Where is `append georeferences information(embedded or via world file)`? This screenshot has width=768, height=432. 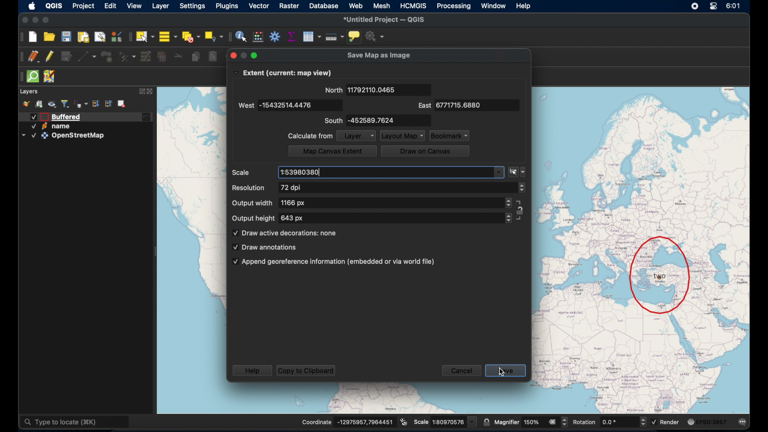
append georeferences information(embedded or via world file) is located at coordinates (334, 261).